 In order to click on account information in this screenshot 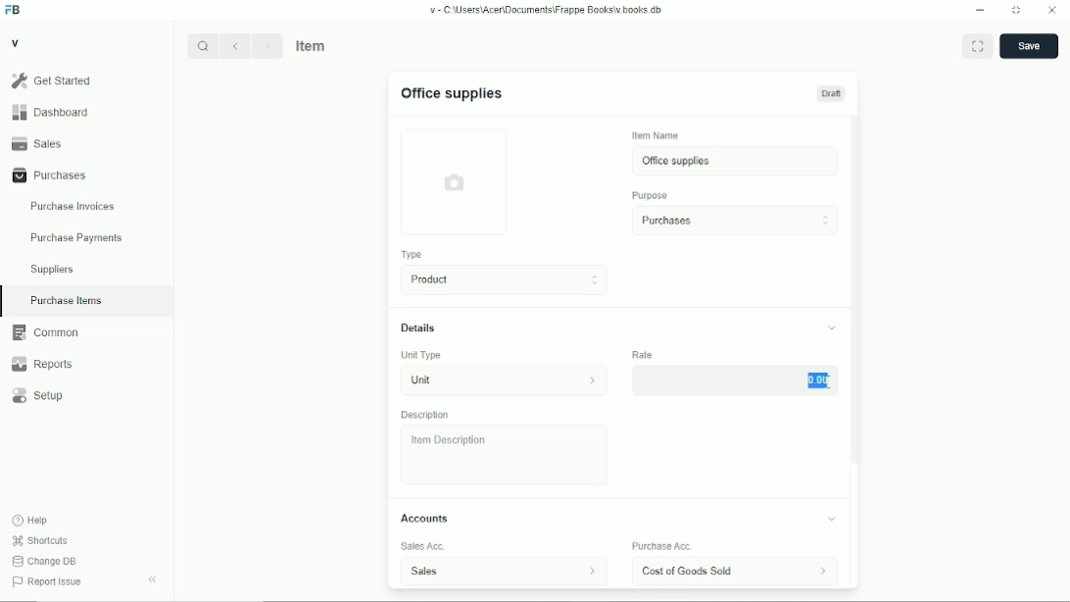, I will do `click(822, 571)`.